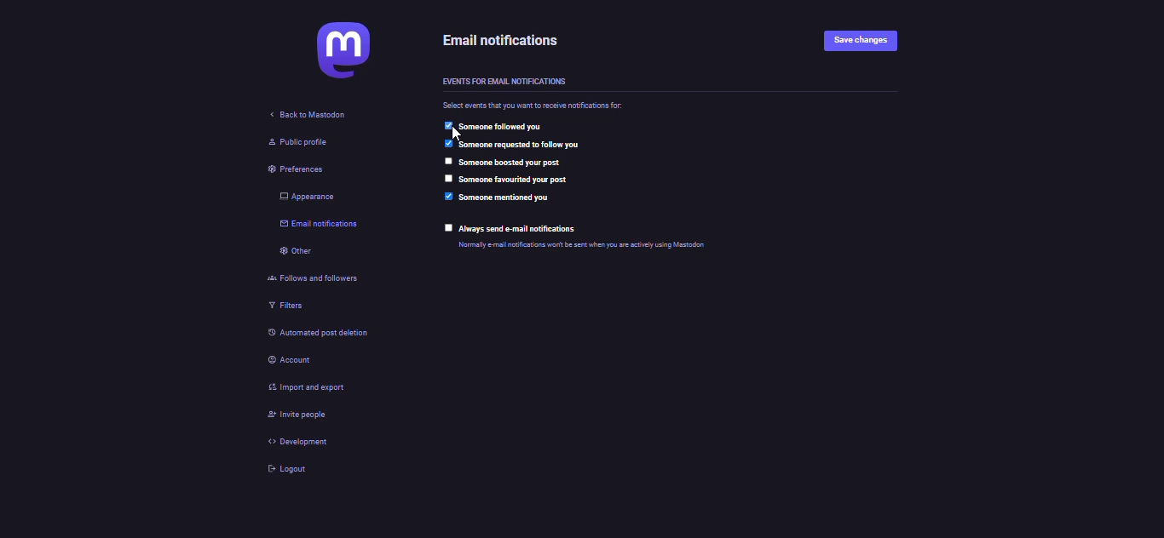 The image size is (1164, 538). I want to click on someone mentioned you, so click(505, 198).